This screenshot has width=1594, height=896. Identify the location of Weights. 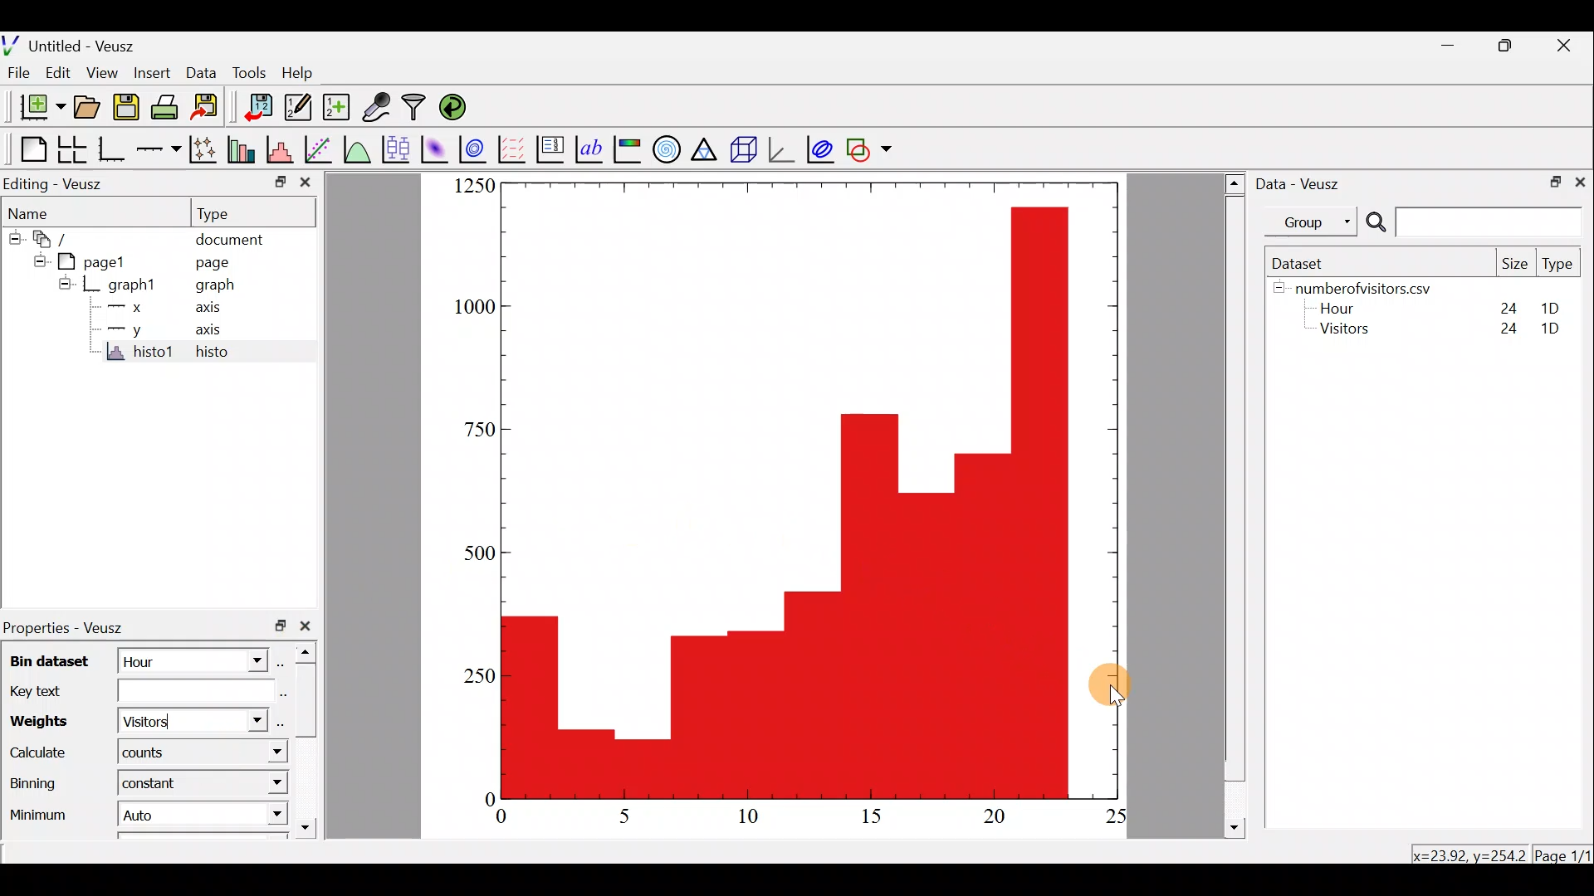
(49, 721).